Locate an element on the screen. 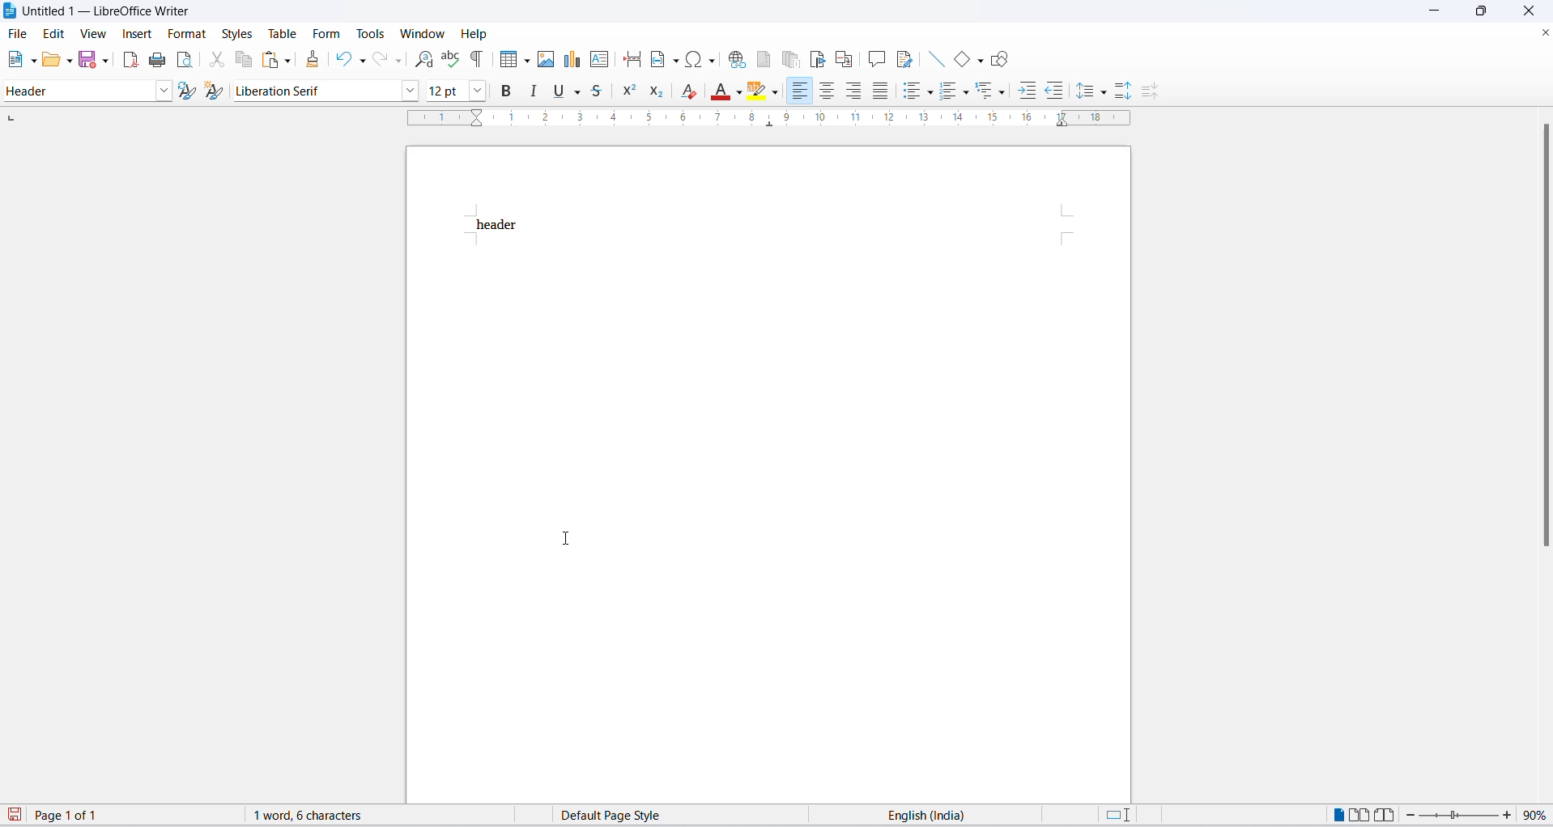  text language is located at coordinates (929, 815).